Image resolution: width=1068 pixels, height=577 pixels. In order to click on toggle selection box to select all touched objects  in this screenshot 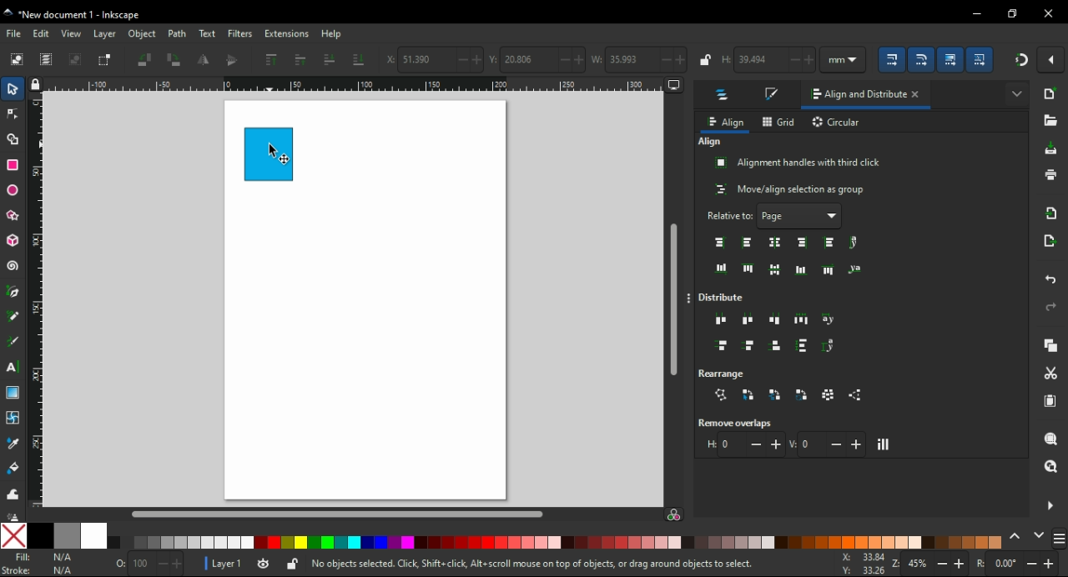, I will do `click(106, 61)`.